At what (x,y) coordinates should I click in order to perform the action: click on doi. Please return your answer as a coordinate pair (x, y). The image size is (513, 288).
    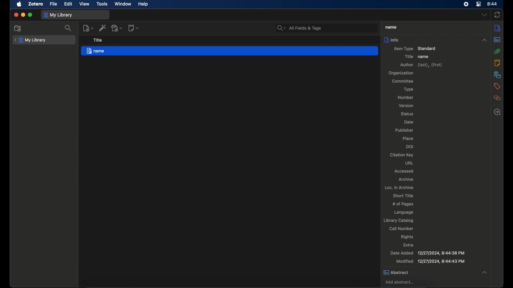
    Looking at the image, I should click on (410, 146).